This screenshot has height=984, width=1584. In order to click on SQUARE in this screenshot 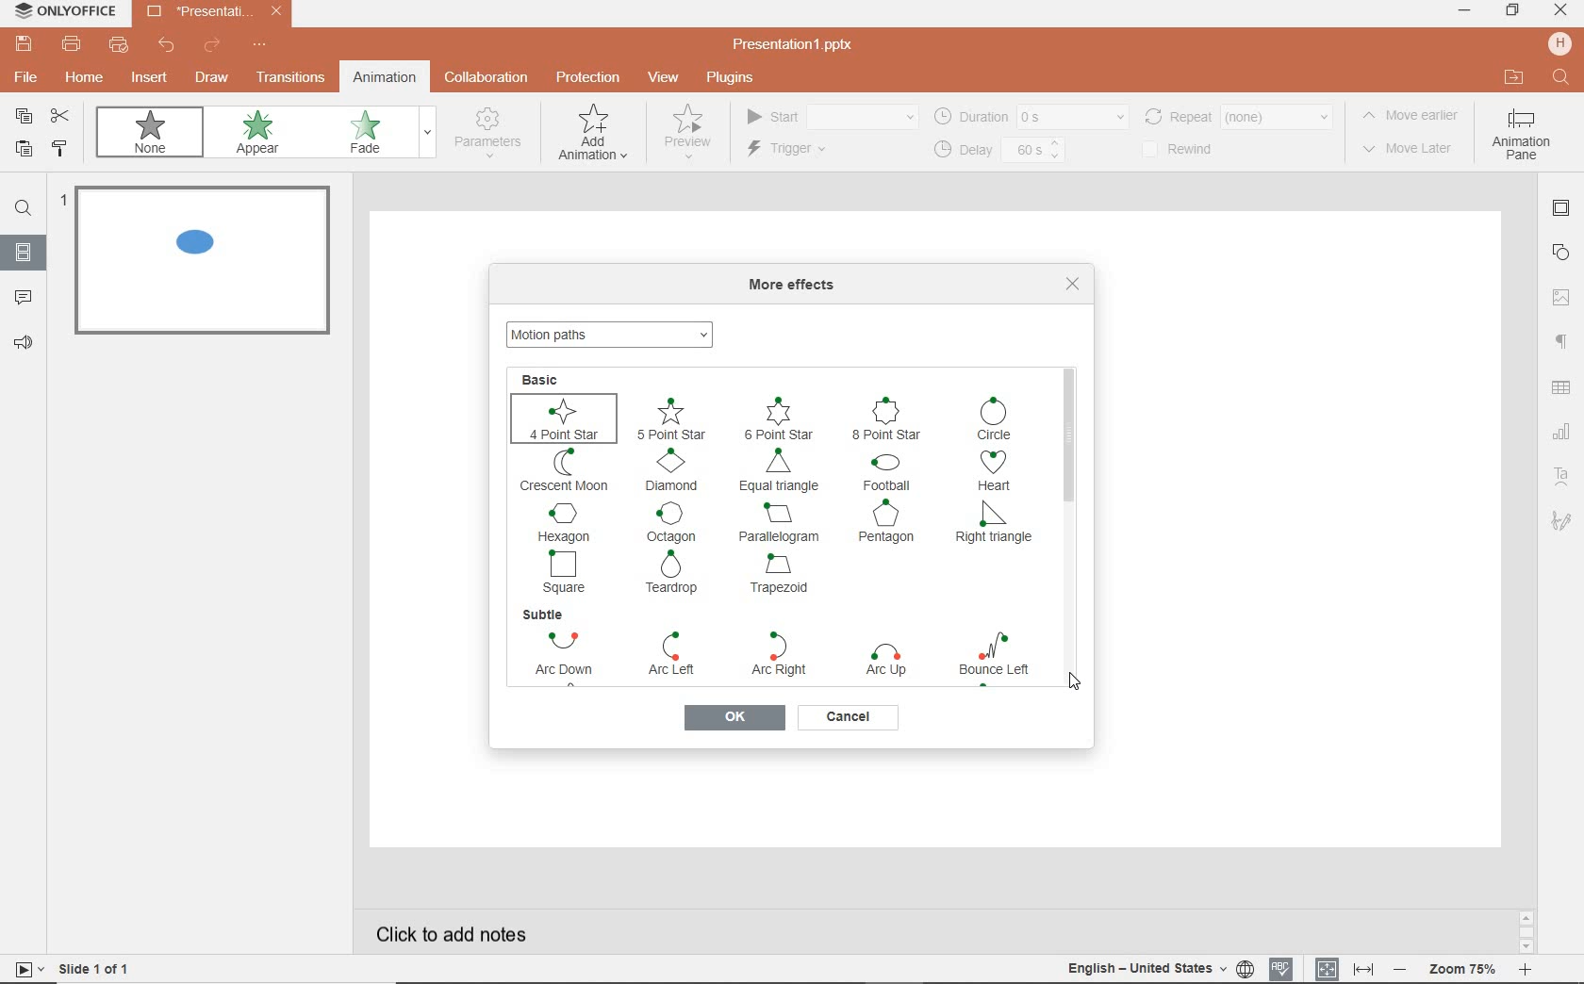, I will do `click(567, 571)`.